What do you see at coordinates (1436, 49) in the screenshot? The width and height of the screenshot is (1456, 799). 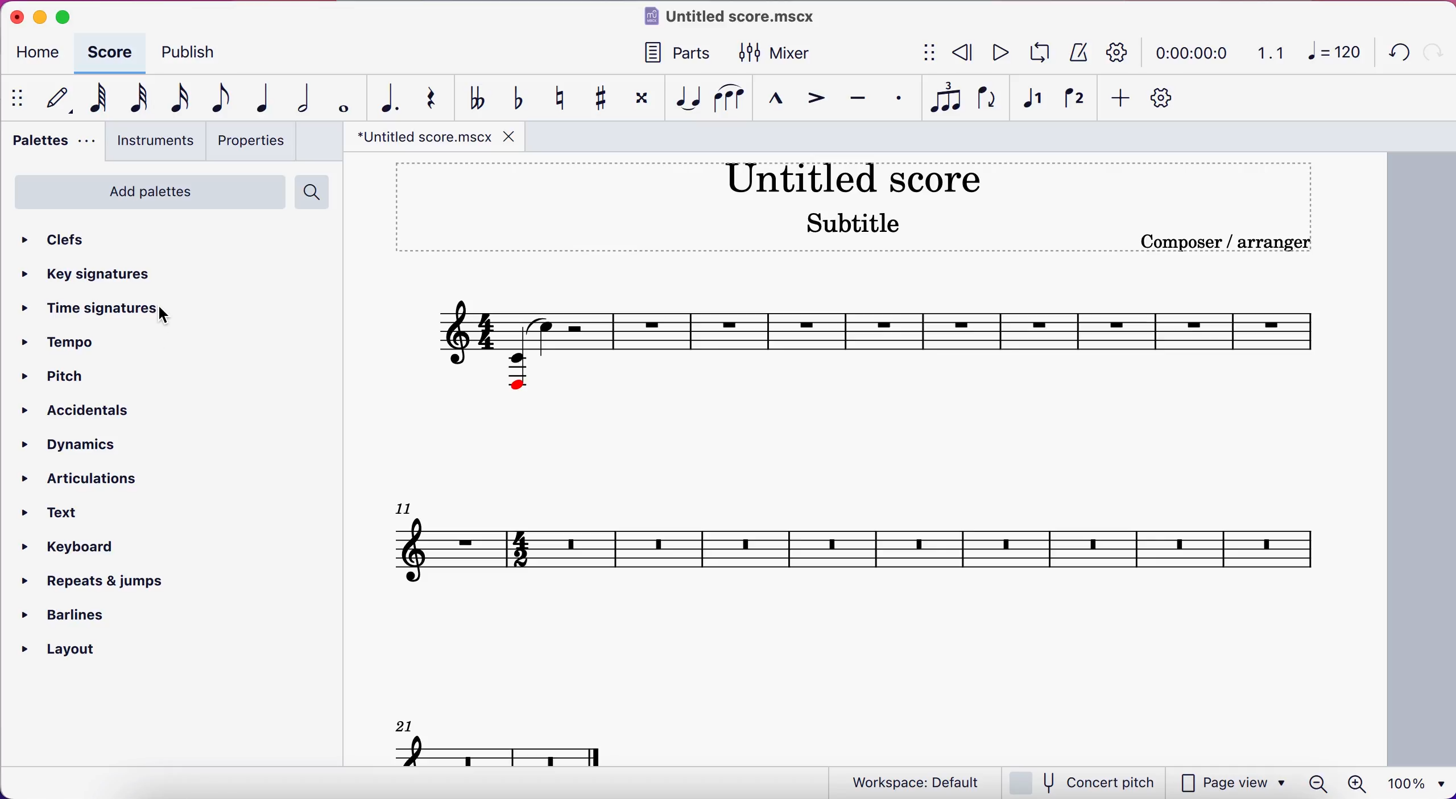 I see `redo` at bounding box center [1436, 49].